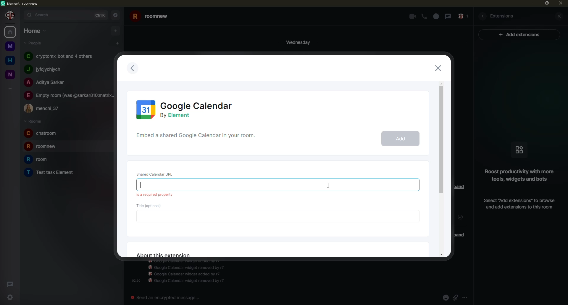  Describe the element at coordinates (43, 146) in the screenshot. I see `room` at that location.